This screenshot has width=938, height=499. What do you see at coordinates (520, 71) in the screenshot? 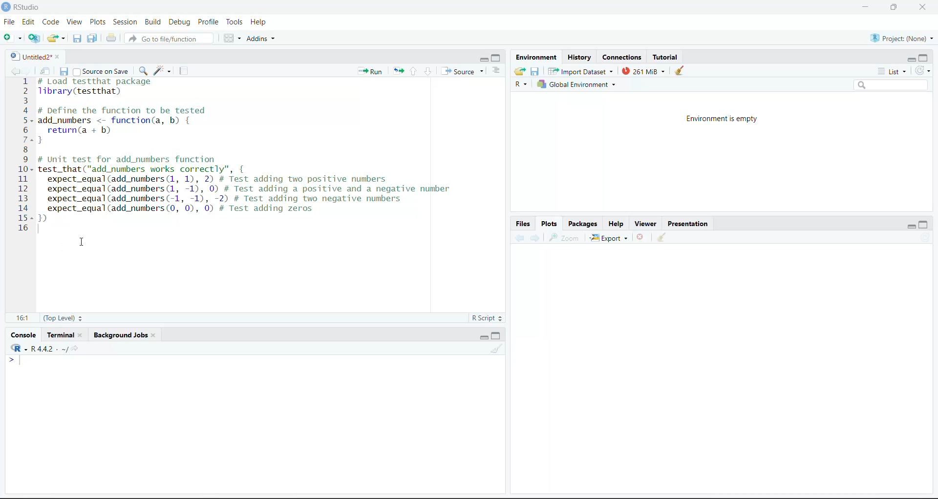
I see `Load workspace` at bounding box center [520, 71].